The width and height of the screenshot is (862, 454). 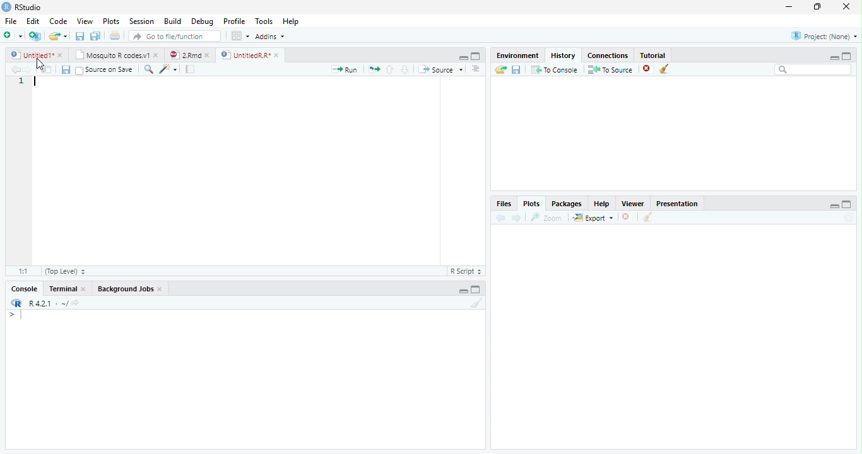 What do you see at coordinates (847, 56) in the screenshot?
I see `Maximize` at bounding box center [847, 56].